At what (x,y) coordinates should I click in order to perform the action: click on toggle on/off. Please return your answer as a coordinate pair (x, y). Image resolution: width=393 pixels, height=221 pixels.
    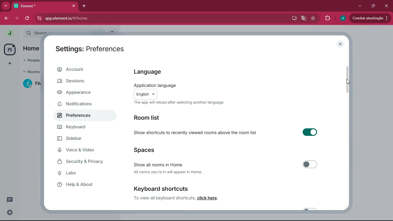
    Looking at the image, I should click on (310, 132).